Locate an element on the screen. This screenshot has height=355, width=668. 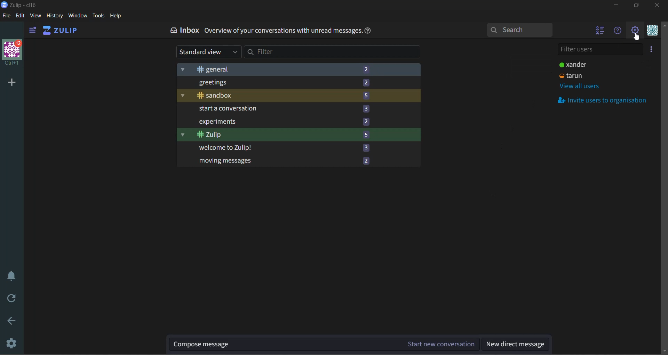
help is located at coordinates (371, 33).